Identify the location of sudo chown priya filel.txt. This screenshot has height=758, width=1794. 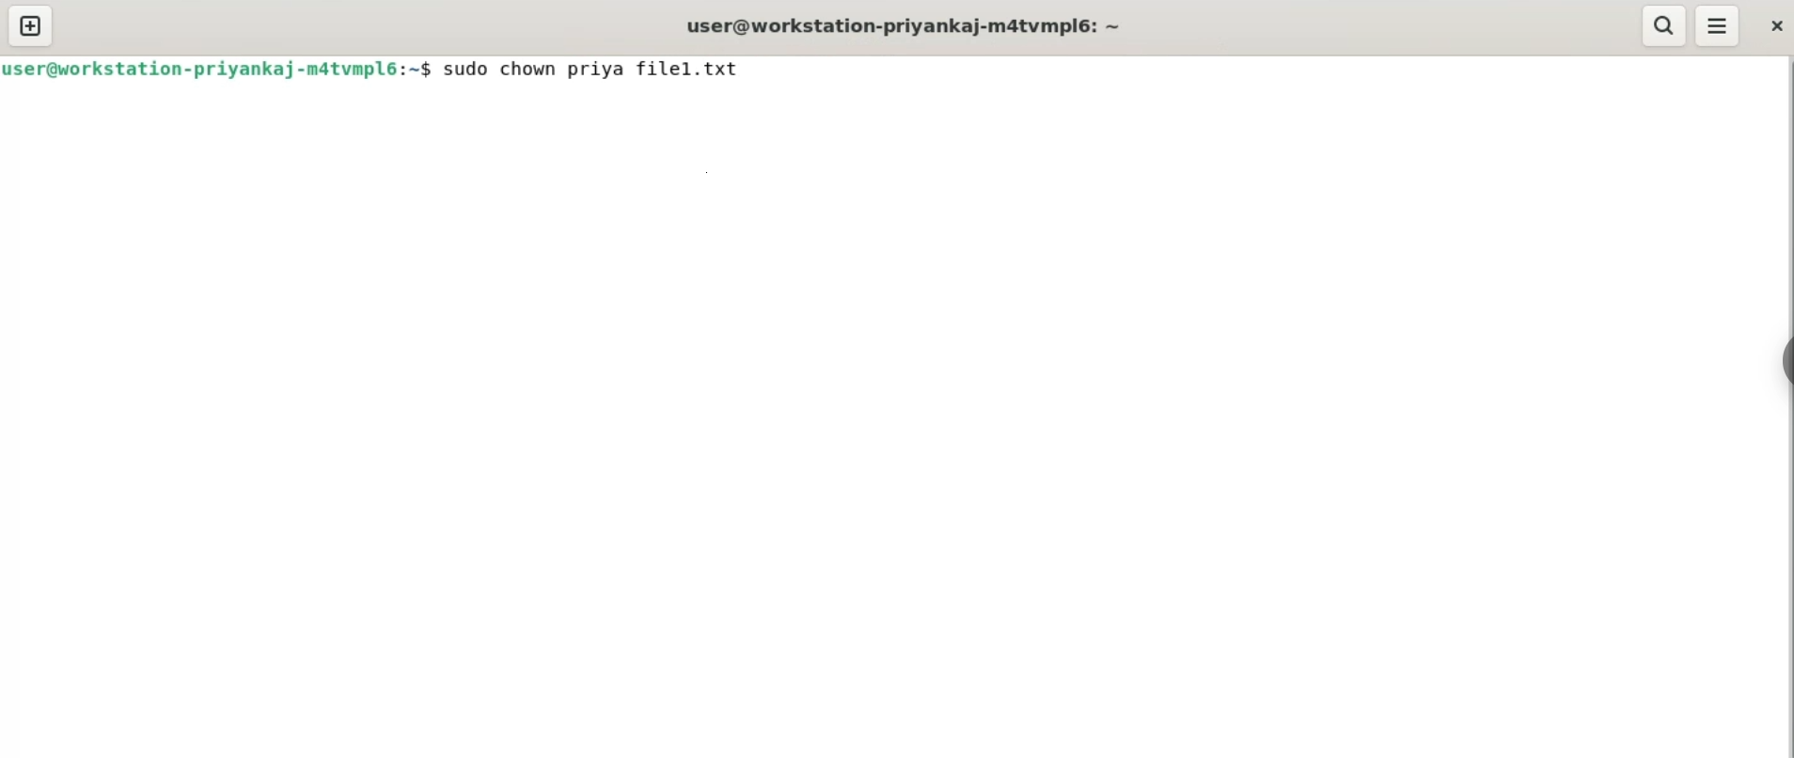
(594, 69).